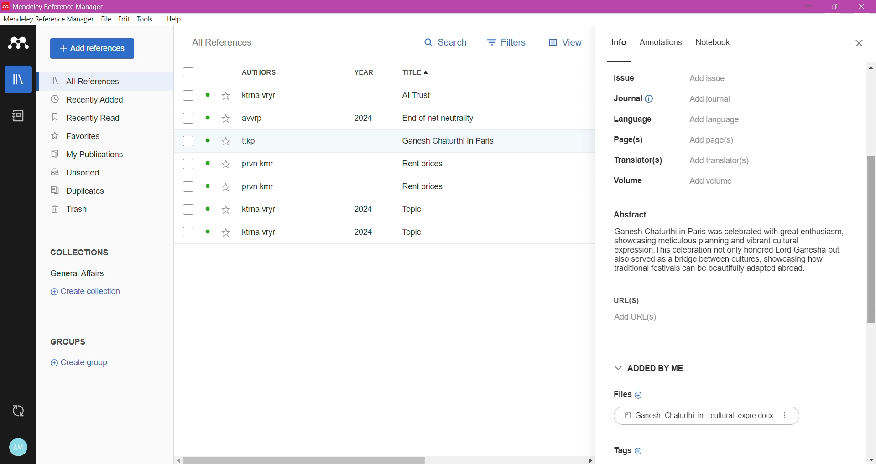 The width and height of the screenshot is (876, 464). What do you see at coordinates (292, 164) in the screenshot?
I see `Author names of the references in the Library` at bounding box center [292, 164].